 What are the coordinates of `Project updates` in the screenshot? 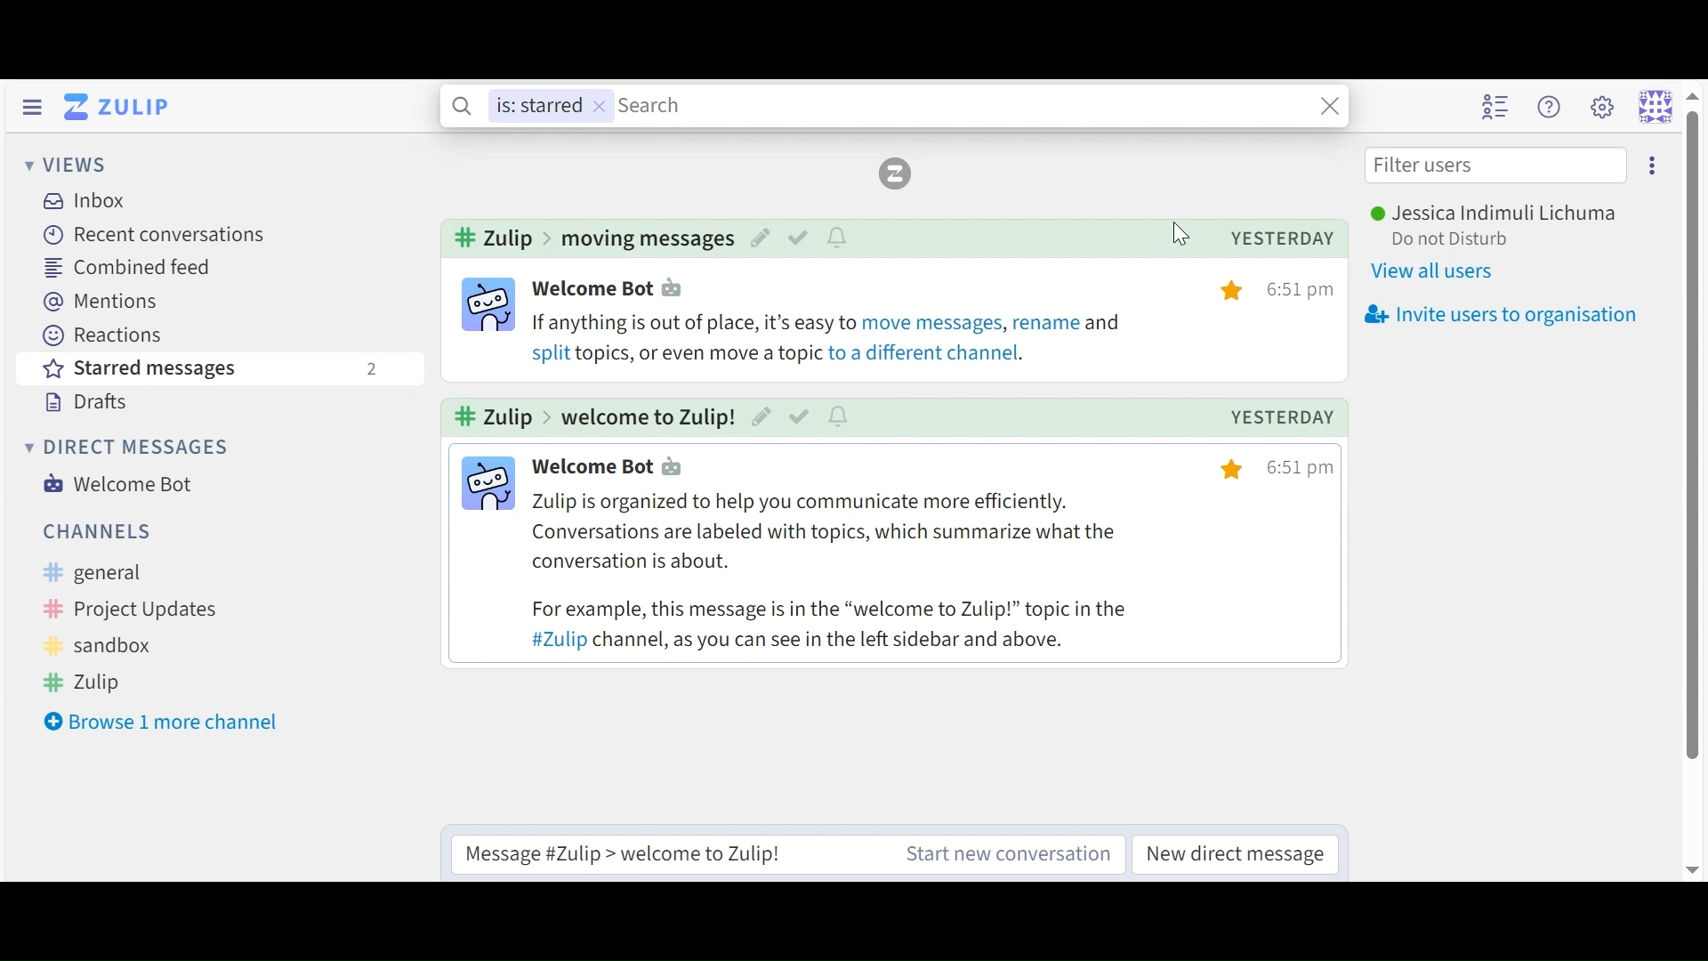 It's located at (125, 609).